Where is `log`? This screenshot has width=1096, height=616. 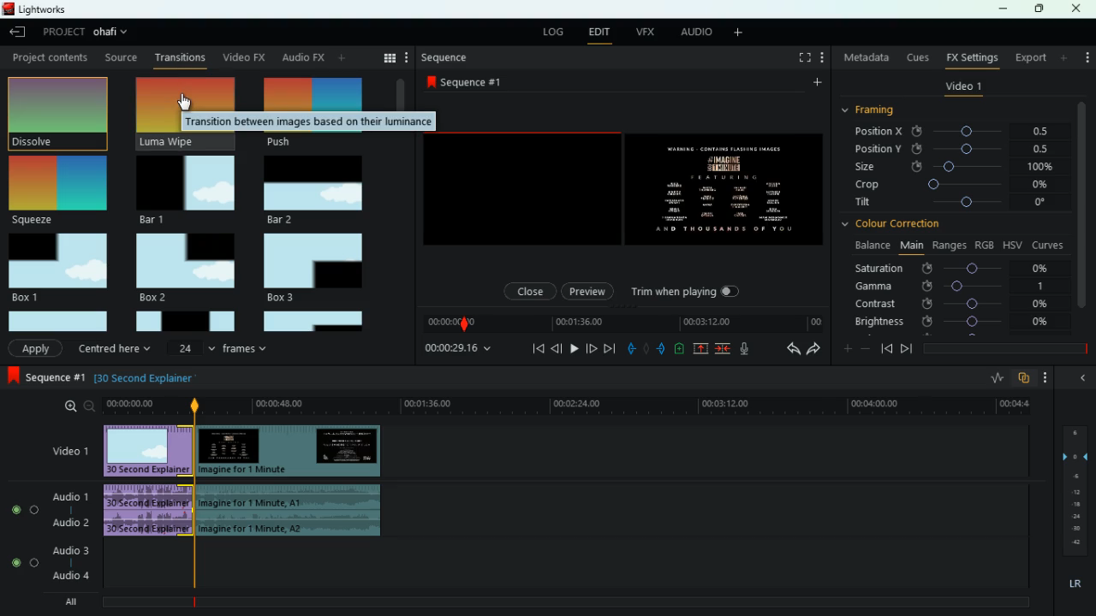 log is located at coordinates (553, 33).